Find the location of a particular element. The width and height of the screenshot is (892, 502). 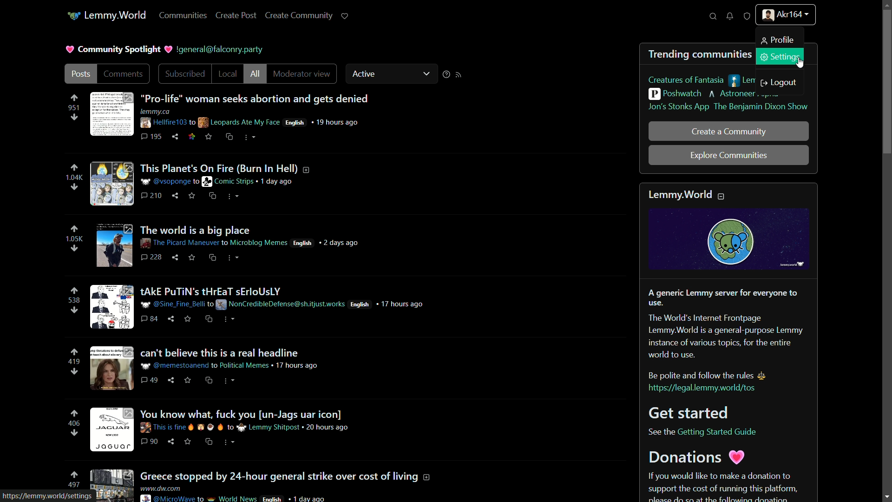

communities is located at coordinates (184, 15).